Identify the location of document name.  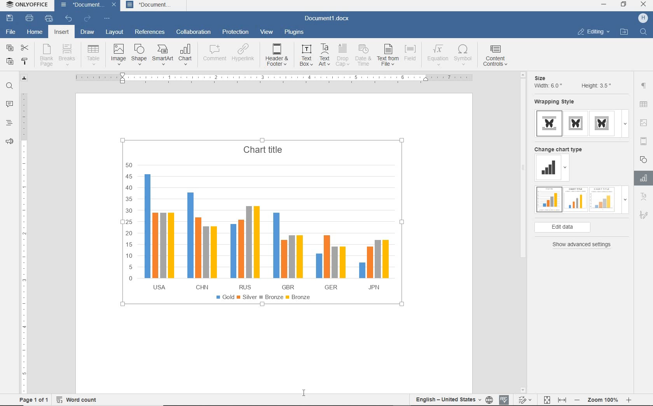
(330, 18).